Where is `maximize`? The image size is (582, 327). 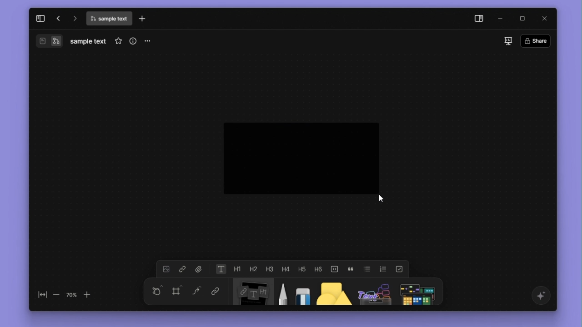 maximize is located at coordinates (523, 18).